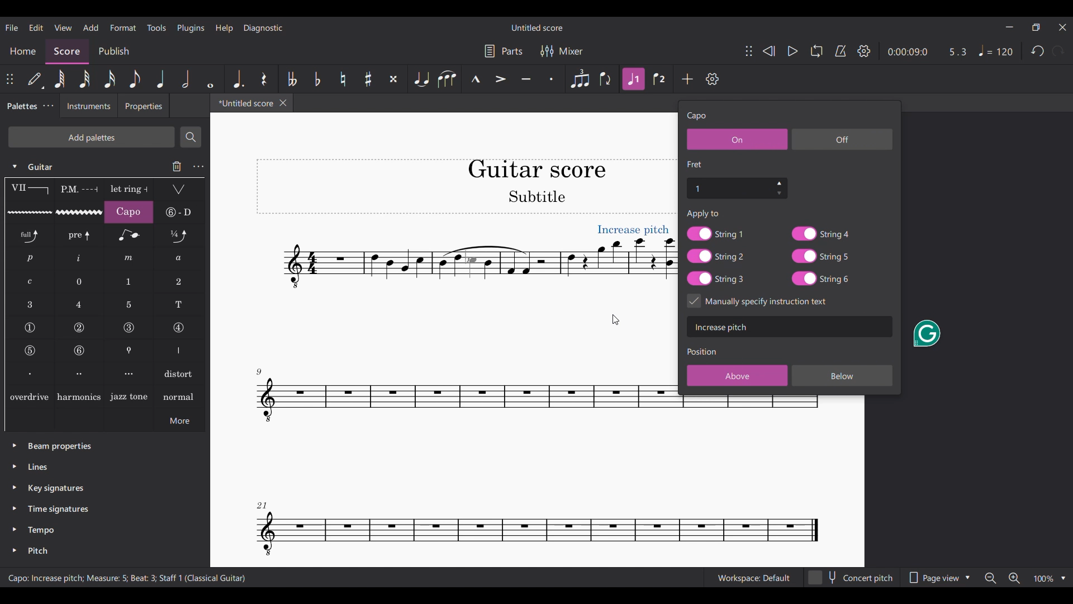 Image resolution: width=1073 pixels, height=604 pixels. I want to click on Tempo, so click(41, 530).